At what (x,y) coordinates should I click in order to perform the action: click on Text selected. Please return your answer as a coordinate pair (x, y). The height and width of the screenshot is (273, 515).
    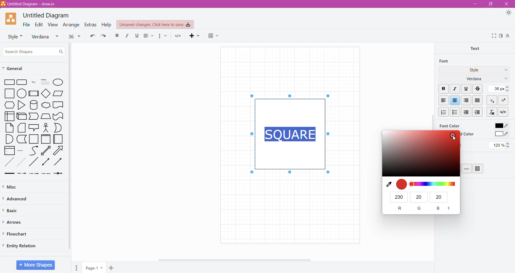
    Looking at the image, I should click on (291, 133).